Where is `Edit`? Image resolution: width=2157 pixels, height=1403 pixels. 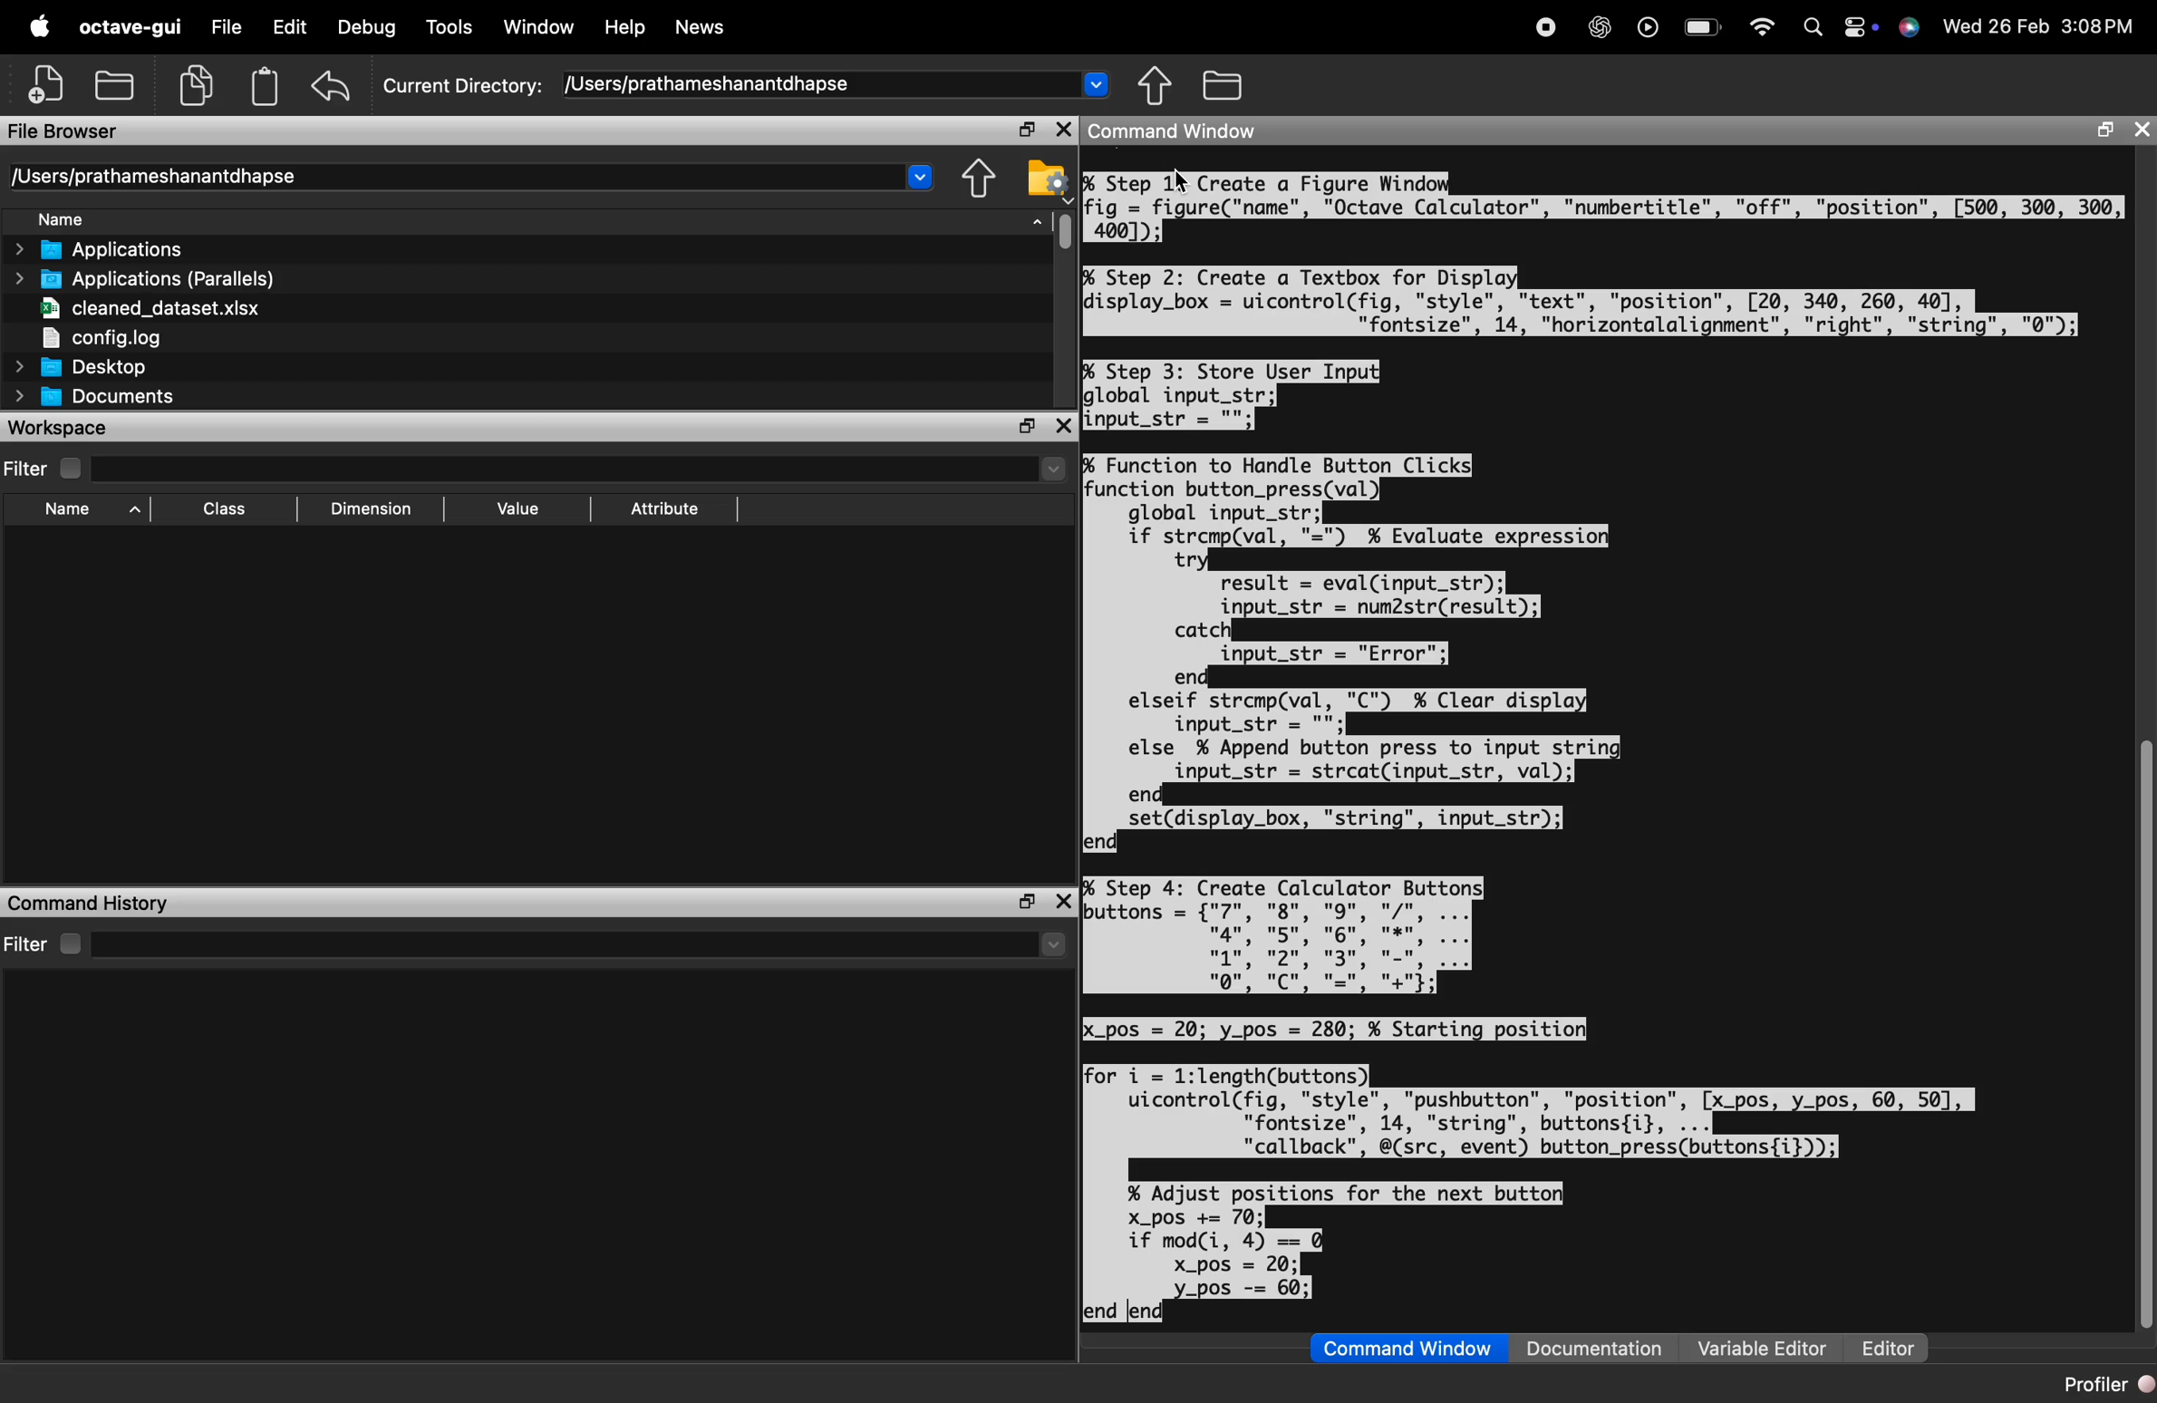
Edit is located at coordinates (284, 27).